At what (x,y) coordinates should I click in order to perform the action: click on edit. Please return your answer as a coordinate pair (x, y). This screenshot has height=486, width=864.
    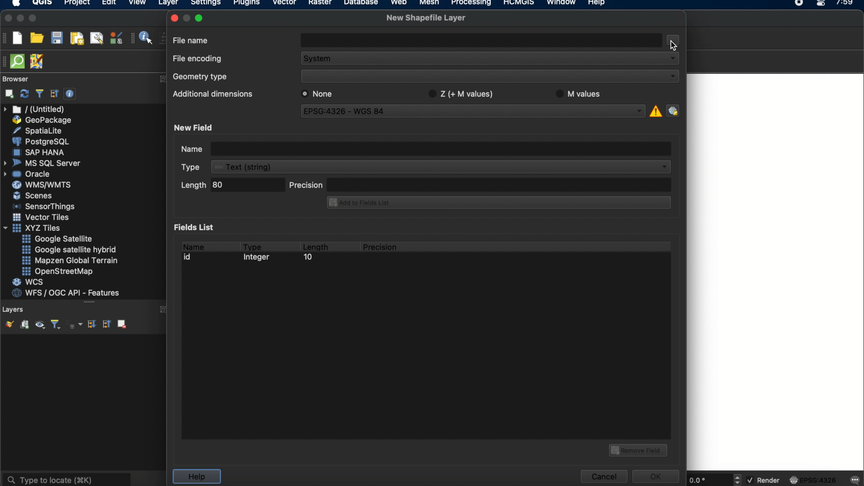
    Looking at the image, I should click on (109, 4).